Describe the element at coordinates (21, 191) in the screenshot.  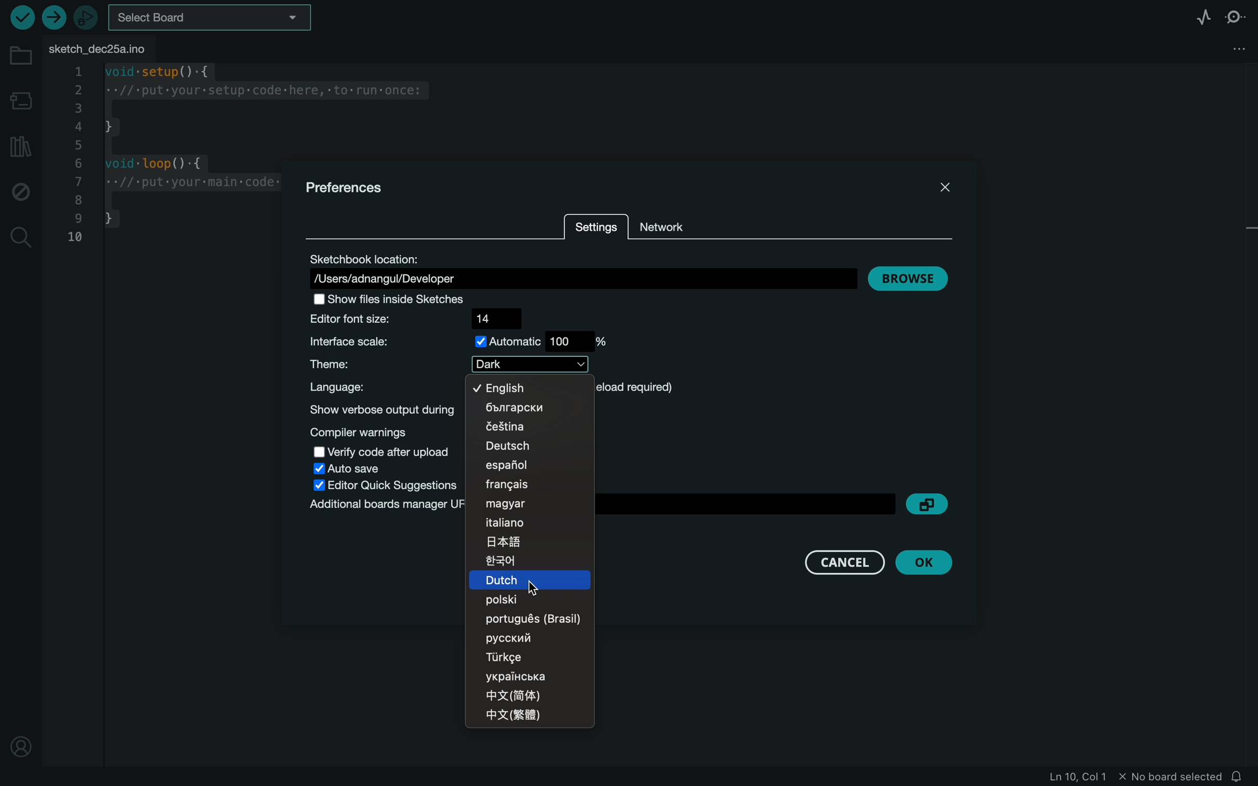
I see `debug` at that location.